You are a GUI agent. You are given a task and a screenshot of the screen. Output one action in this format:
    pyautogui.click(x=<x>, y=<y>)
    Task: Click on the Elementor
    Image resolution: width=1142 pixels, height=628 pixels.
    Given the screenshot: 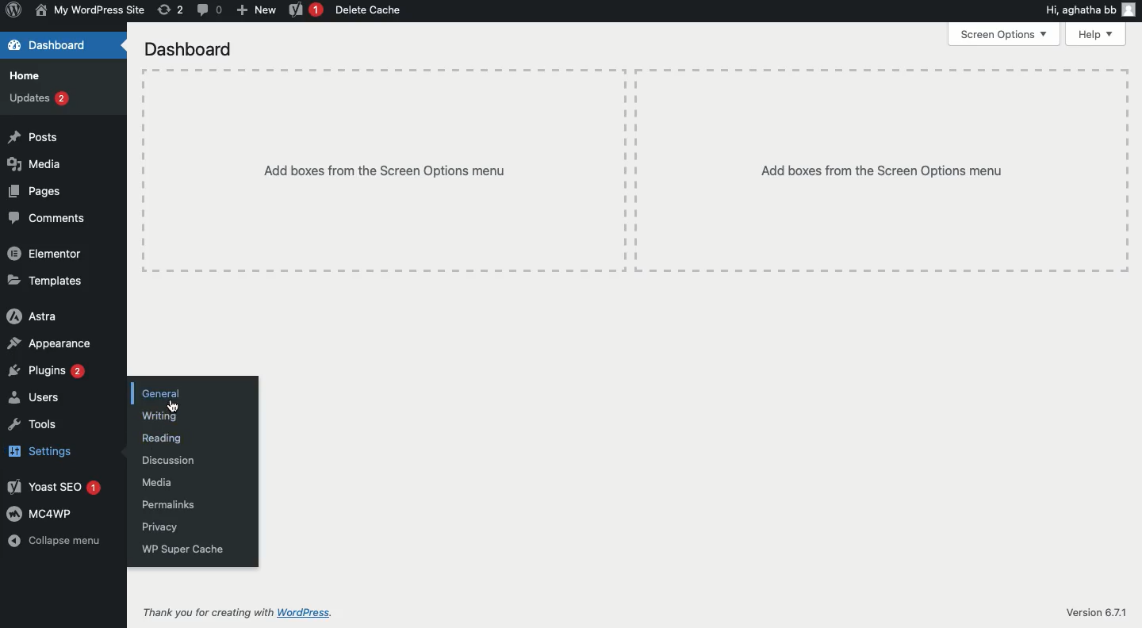 What is the action you would take?
    pyautogui.click(x=45, y=254)
    